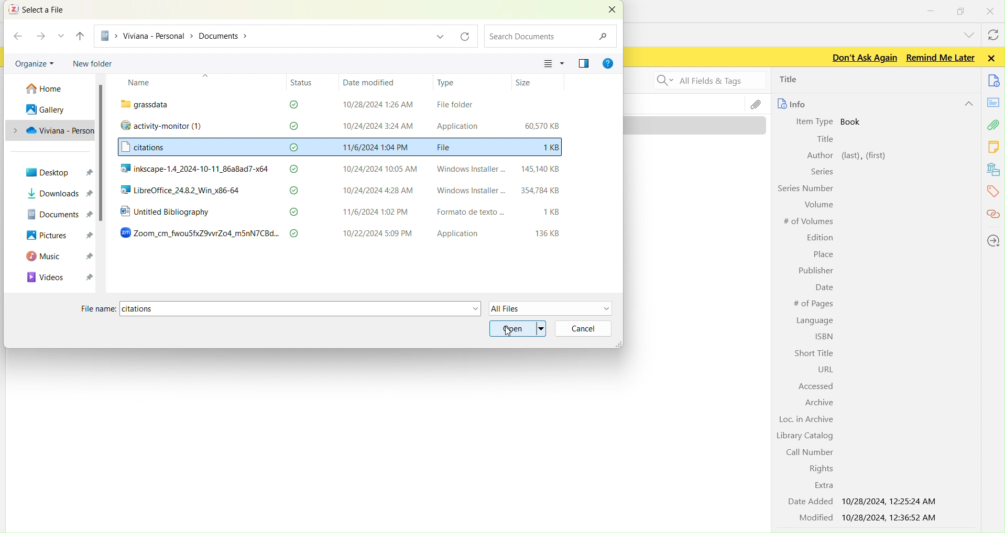 This screenshot has height=533, width=1005. I want to click on minimize, so click(931, 9).